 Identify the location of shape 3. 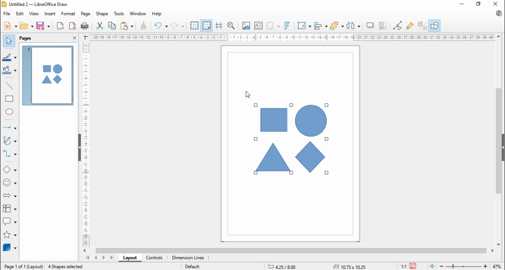
(310, 121).